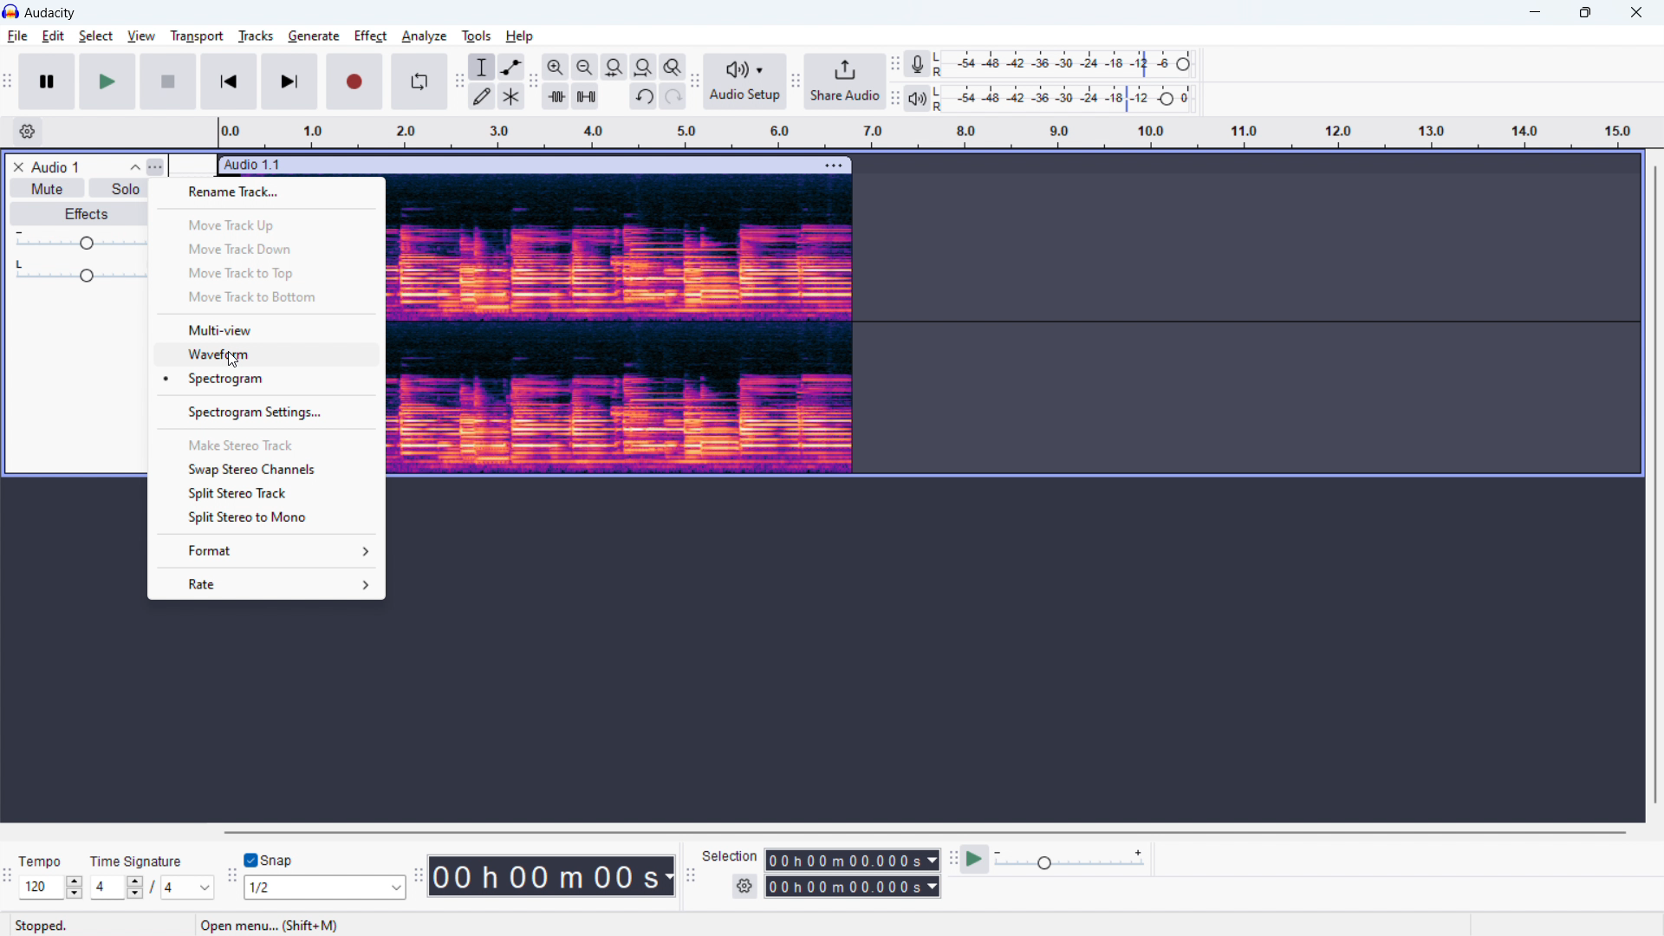  I want to click on record, so click(354, 82).